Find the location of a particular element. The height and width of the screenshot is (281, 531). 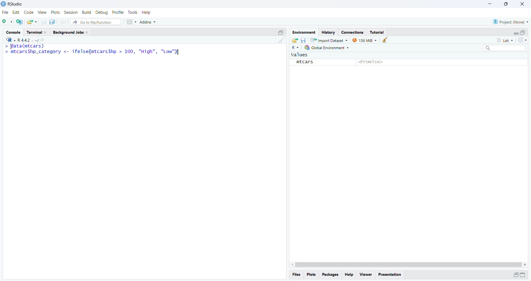

Import Dataset is located at coordinates (329, 40).